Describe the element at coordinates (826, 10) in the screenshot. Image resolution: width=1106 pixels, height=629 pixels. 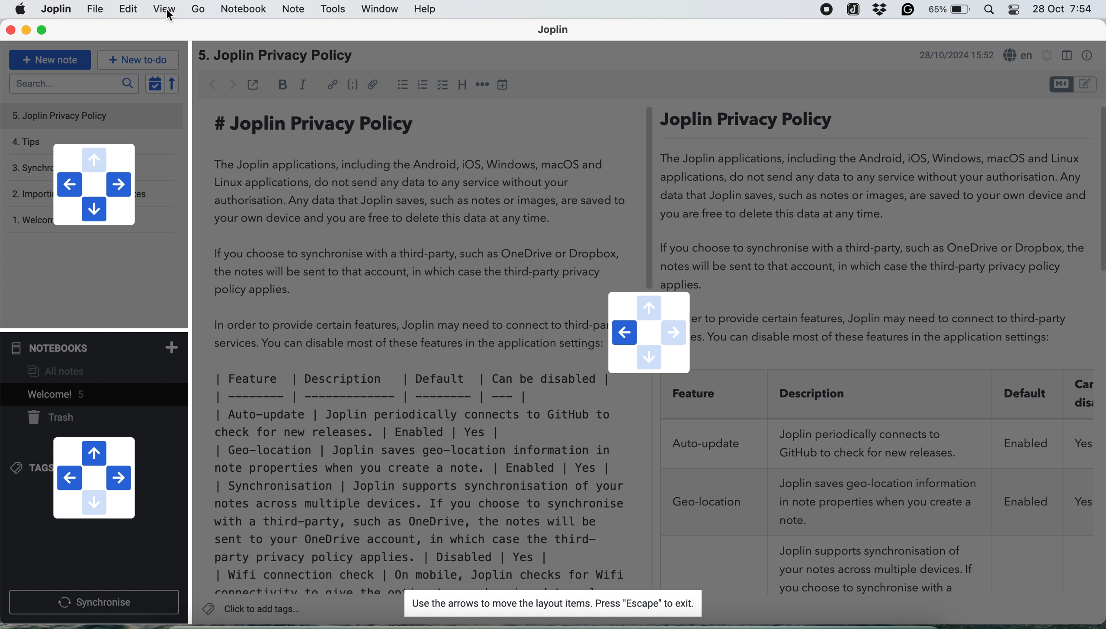
I see `screen recorder` at that location.